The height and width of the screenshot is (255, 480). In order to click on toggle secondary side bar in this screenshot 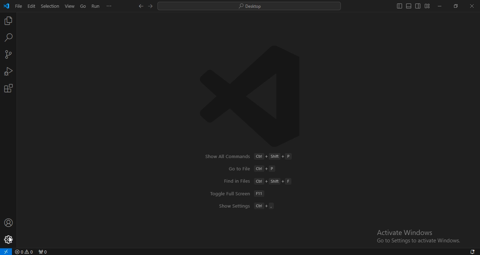, I will do `click(418, 6)`.